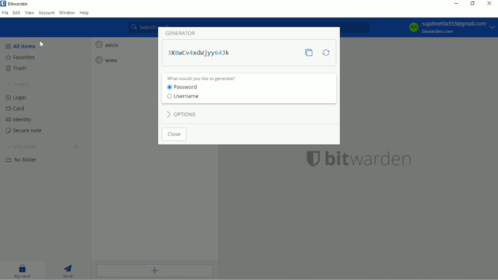  Describe the element at coordinates (451, 26) in the screenshot. I see `KK Sujalmehla333@gmail.com   bitwarden.com` at that location.